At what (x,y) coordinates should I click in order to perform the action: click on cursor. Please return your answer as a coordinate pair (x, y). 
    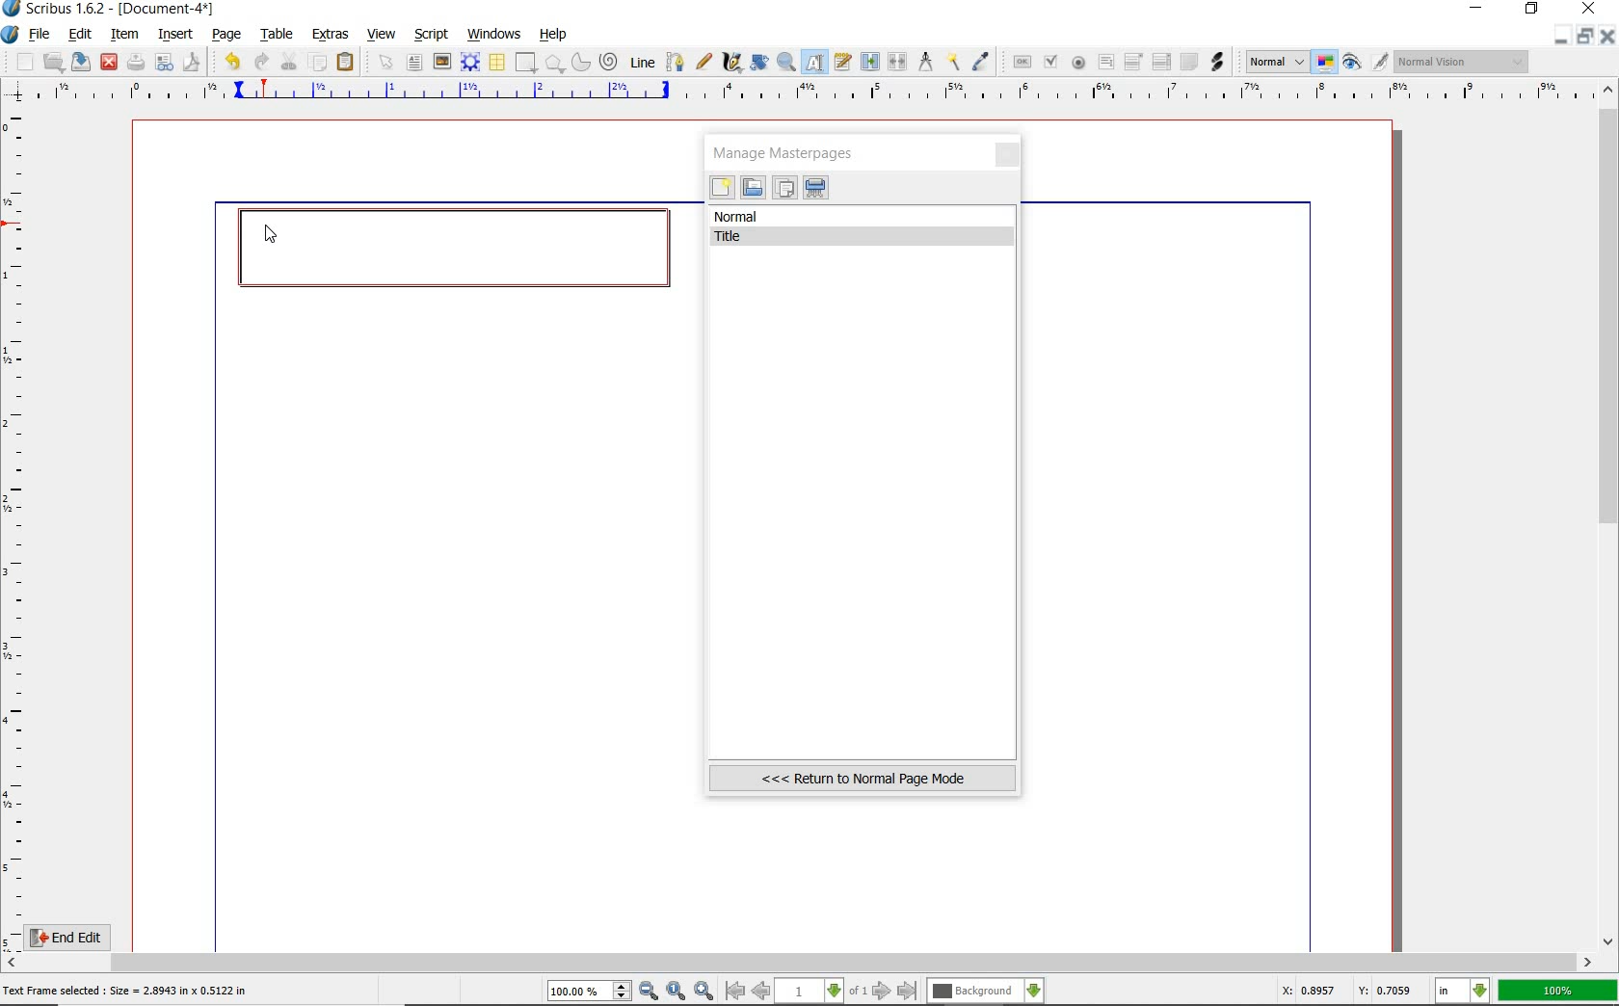
    Looking at the image, I should click on (270, 236).